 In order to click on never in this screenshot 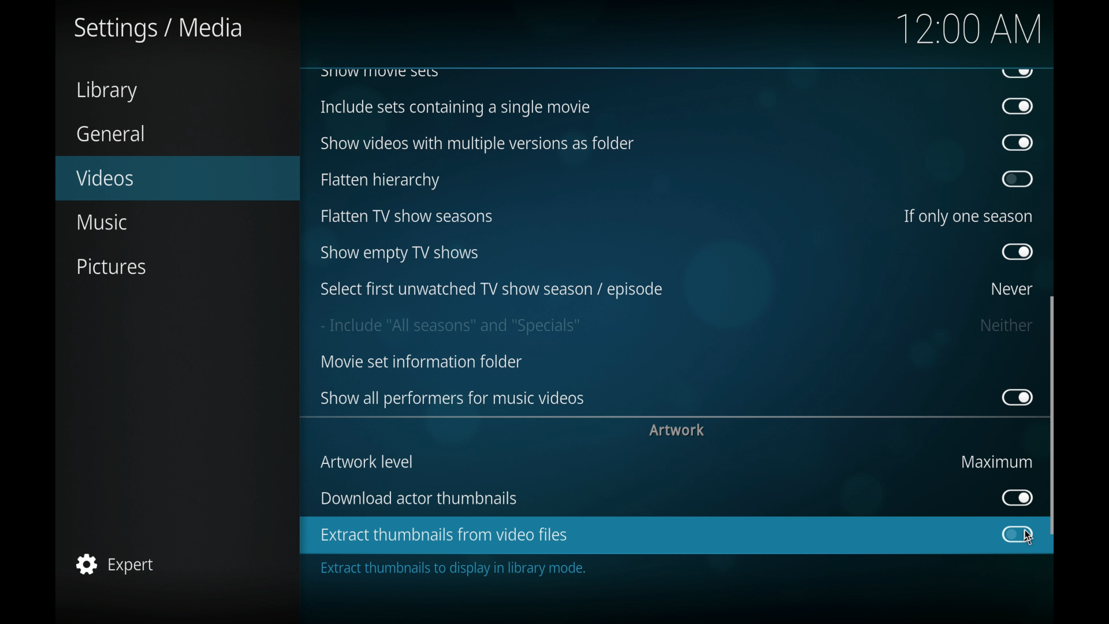, I will do `click(1012, 290)`.